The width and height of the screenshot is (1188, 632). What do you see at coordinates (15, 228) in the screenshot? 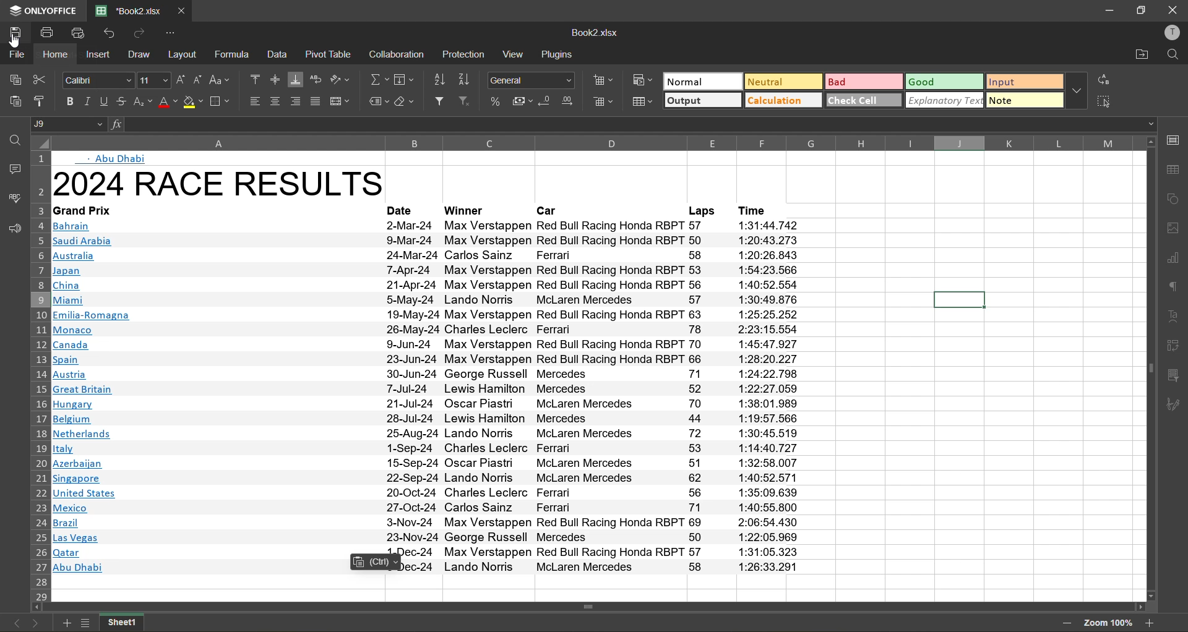
I see `feedback` at bounding box center [15, 228].